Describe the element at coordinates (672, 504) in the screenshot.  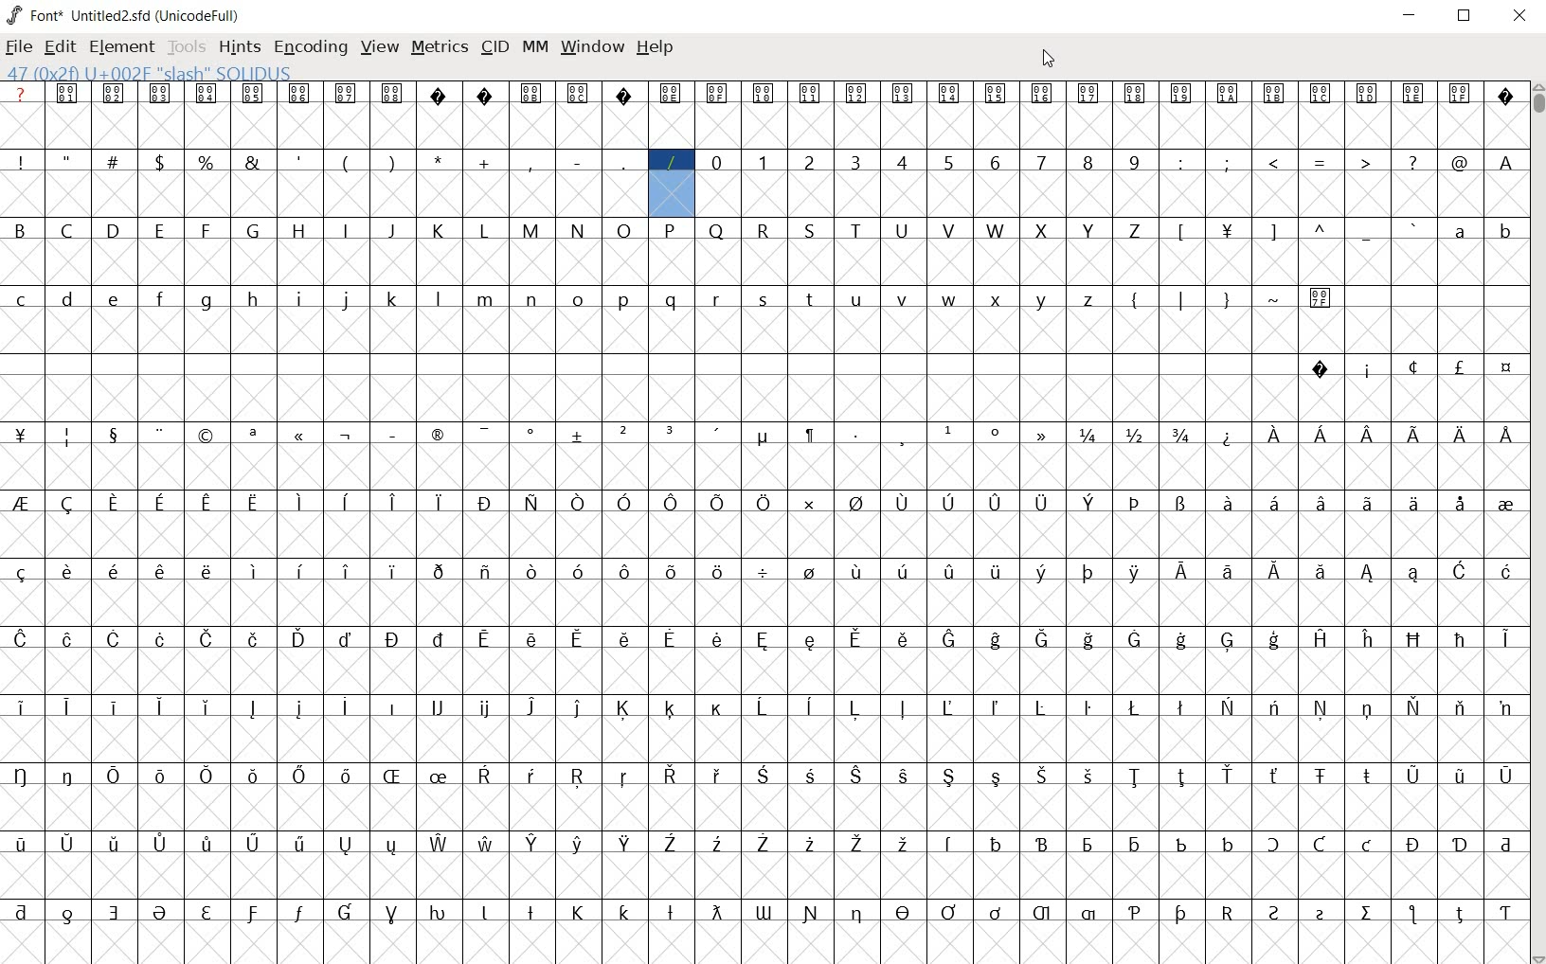
I see `glyph` at that location.